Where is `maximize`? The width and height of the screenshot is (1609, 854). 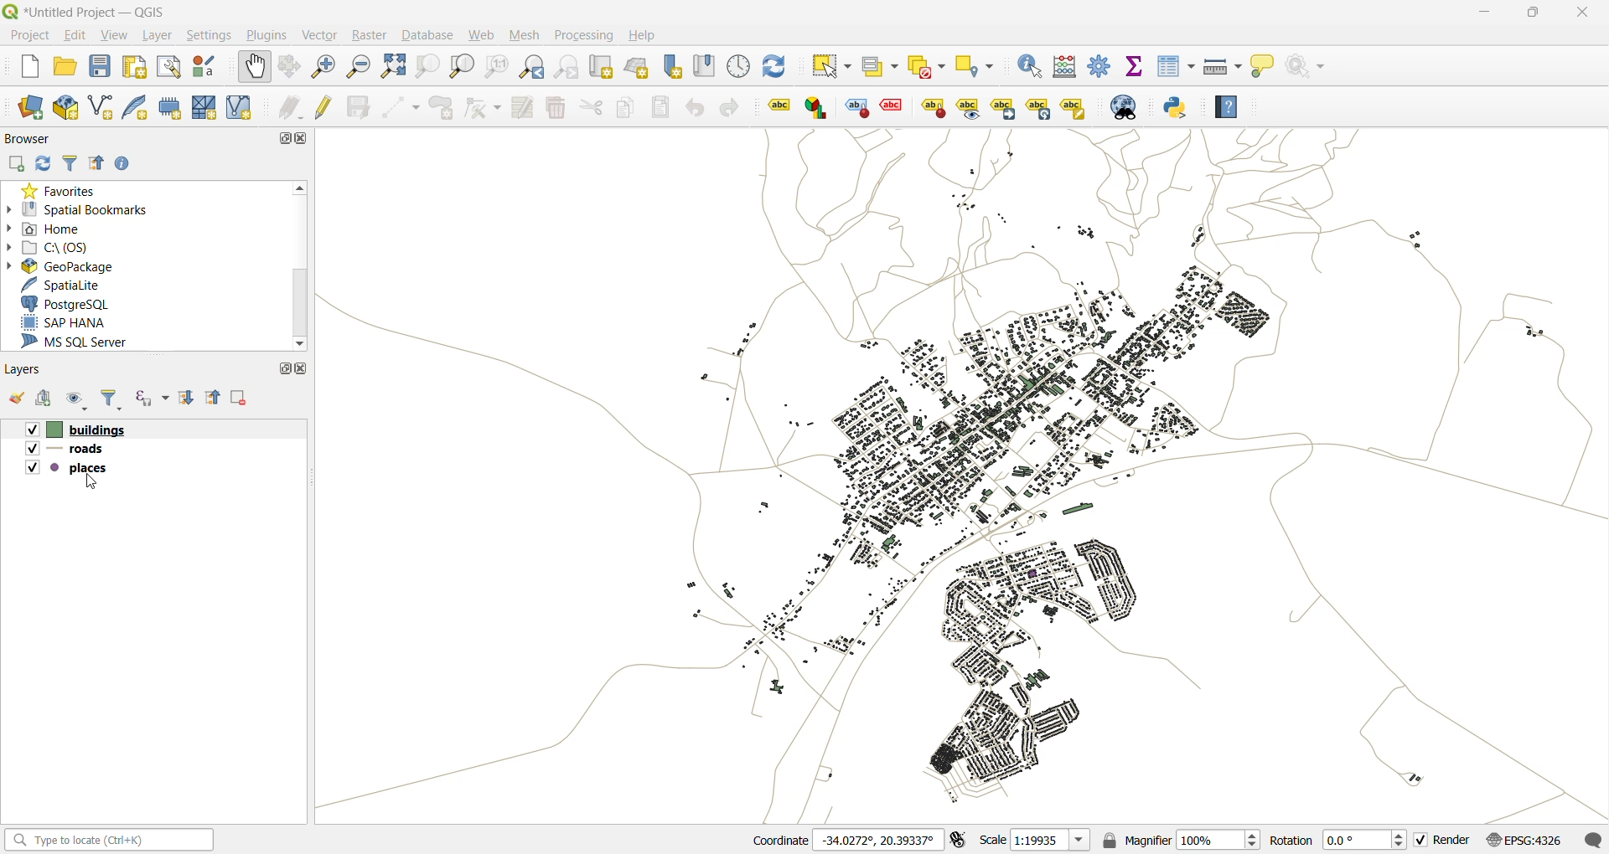 maximize is located at coordinates (1533, 14).